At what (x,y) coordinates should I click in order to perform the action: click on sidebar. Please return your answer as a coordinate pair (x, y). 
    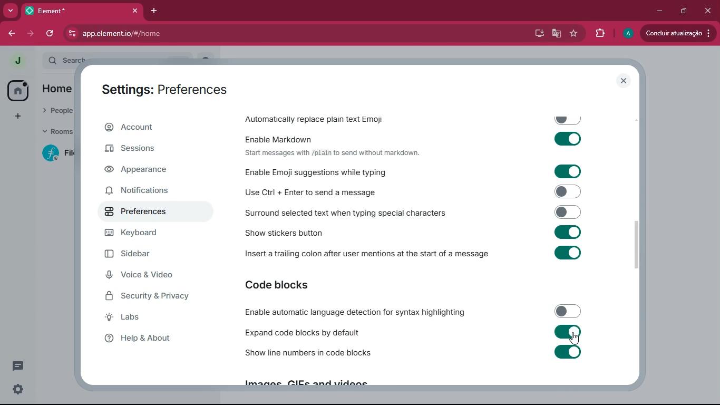
    Looking at the image, I should click on (147, 254).